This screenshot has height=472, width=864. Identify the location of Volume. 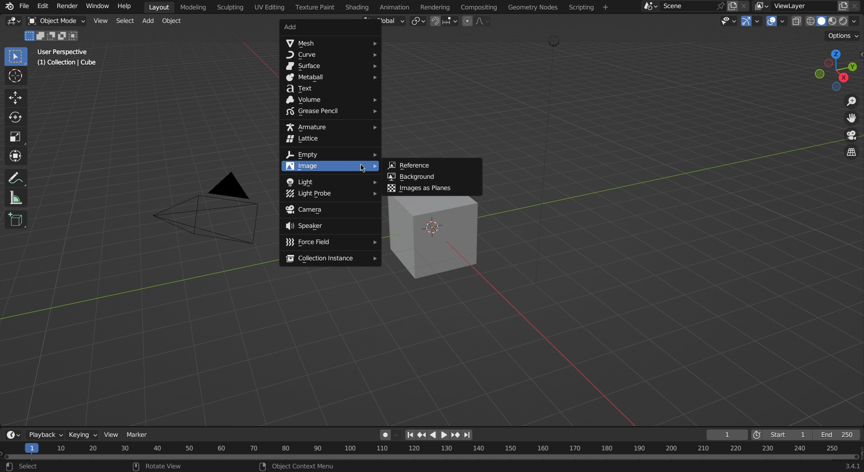
(330, 100).